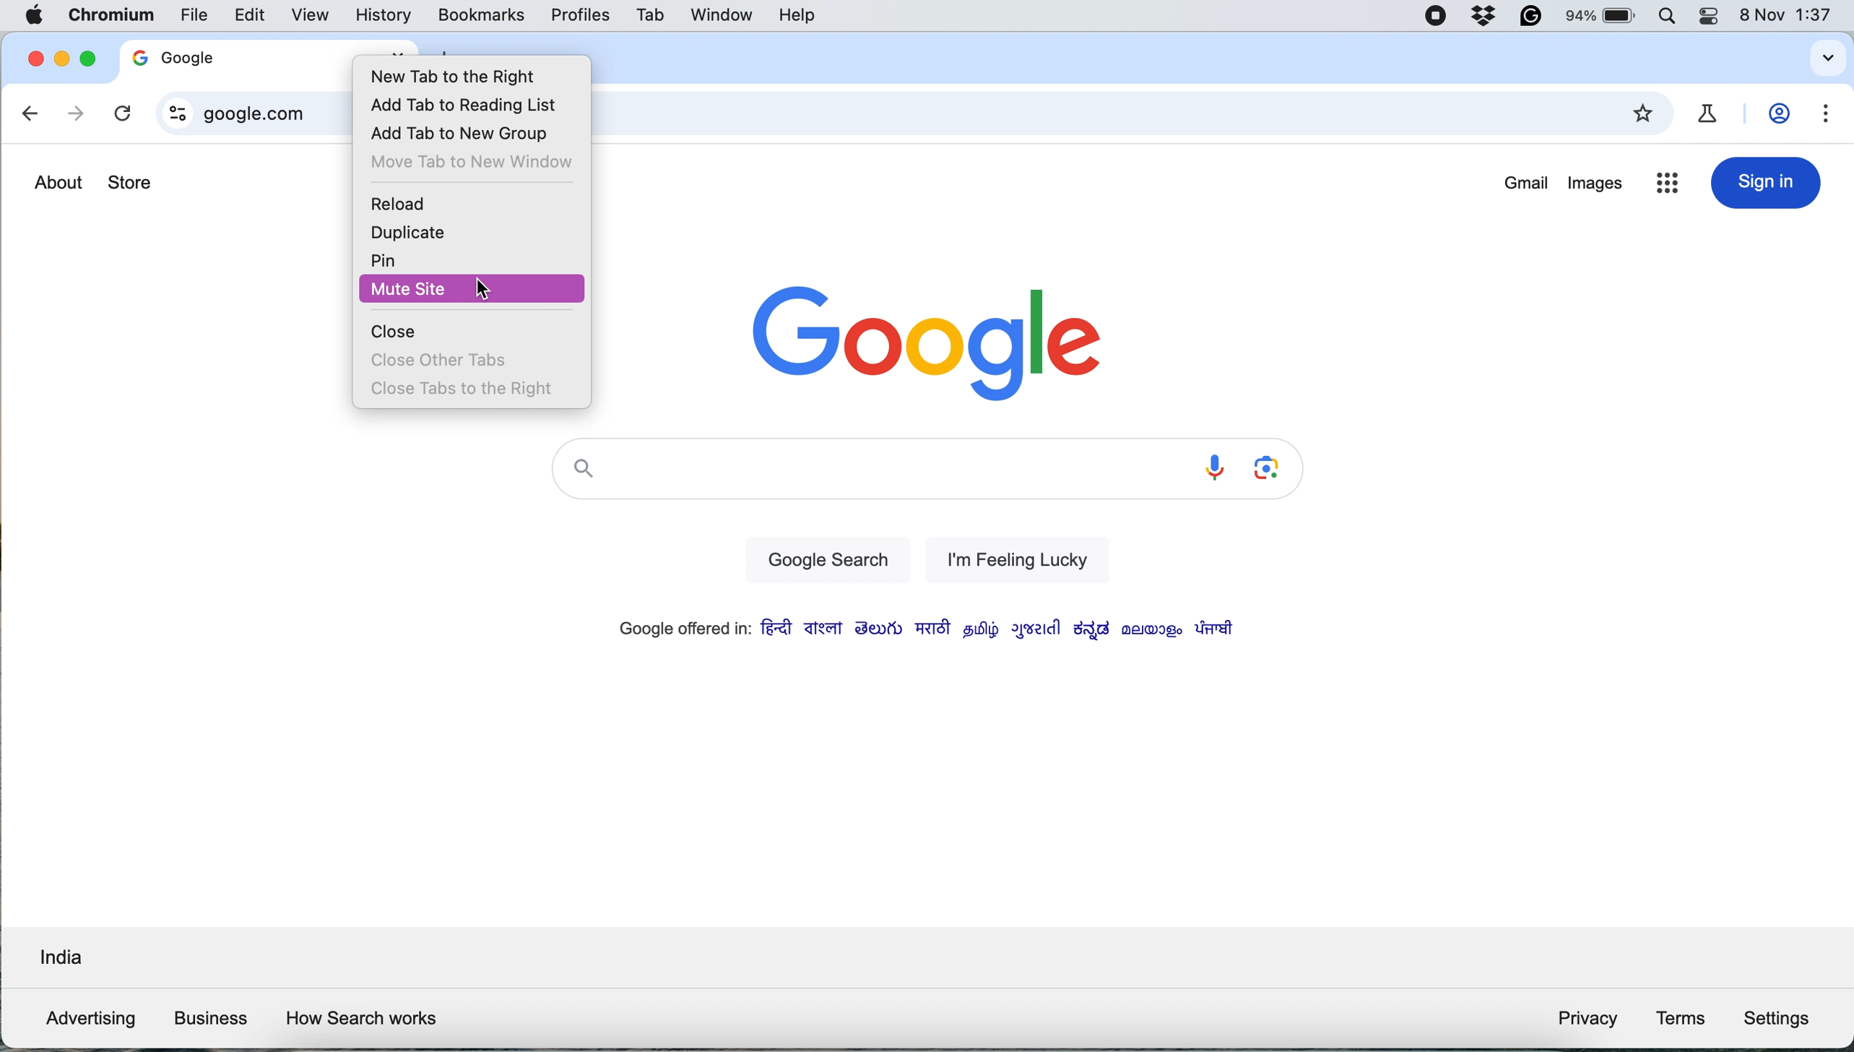 The height and width of the screenshot is (1052, 1854). I want to click on reload, so click(407, 204).